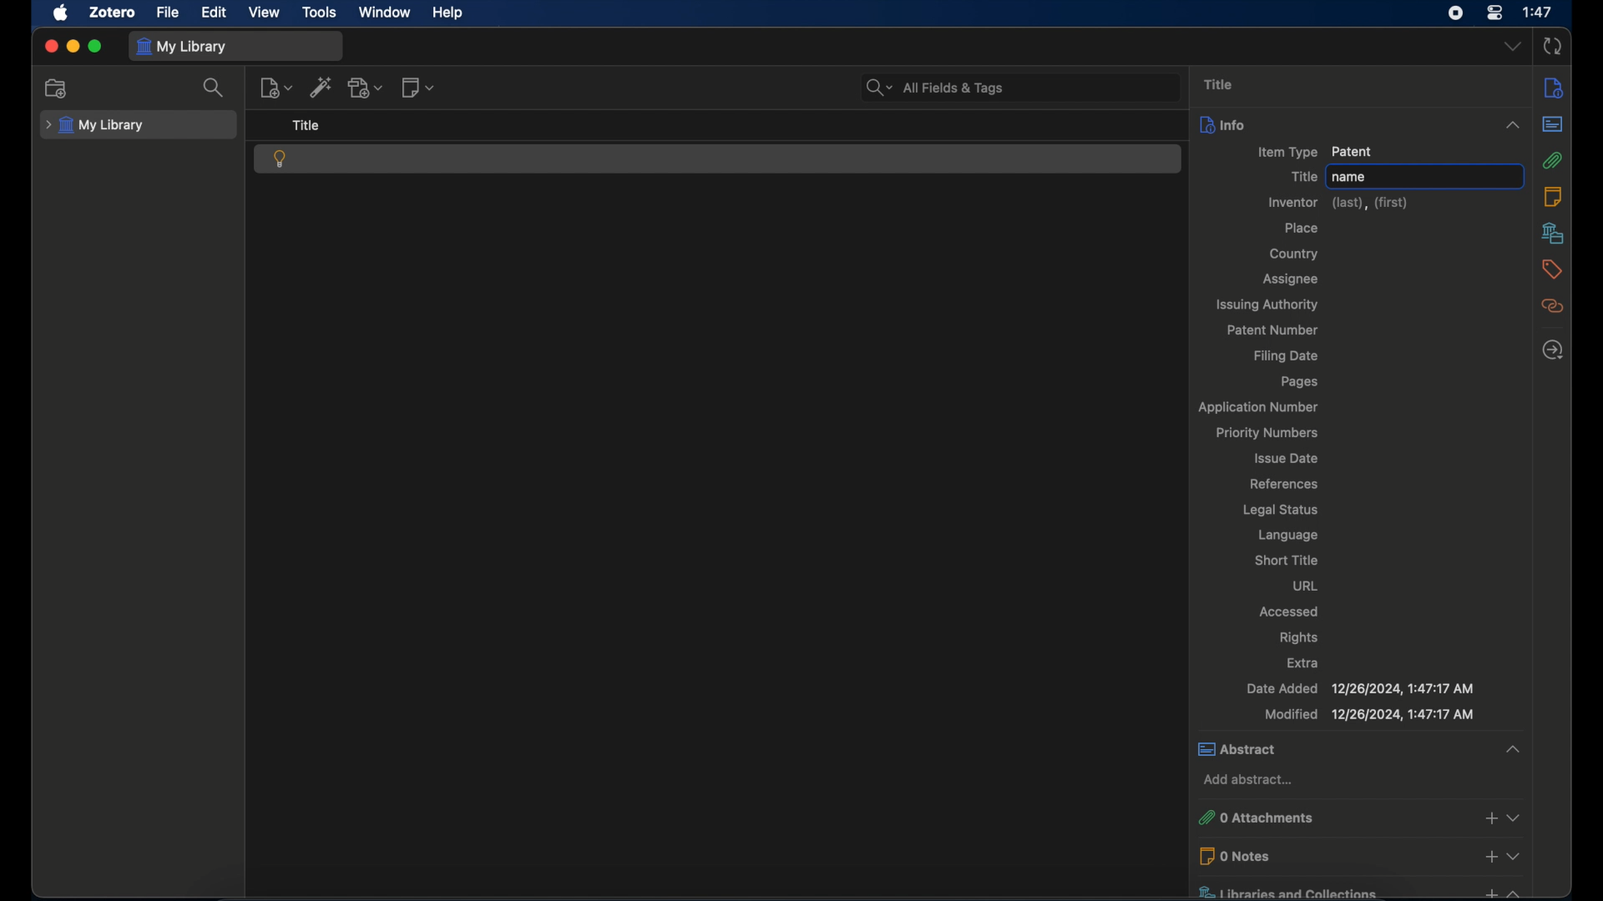 This screenshot has height=901, width=1603. I want to click on libraries, so click(1553, 233).